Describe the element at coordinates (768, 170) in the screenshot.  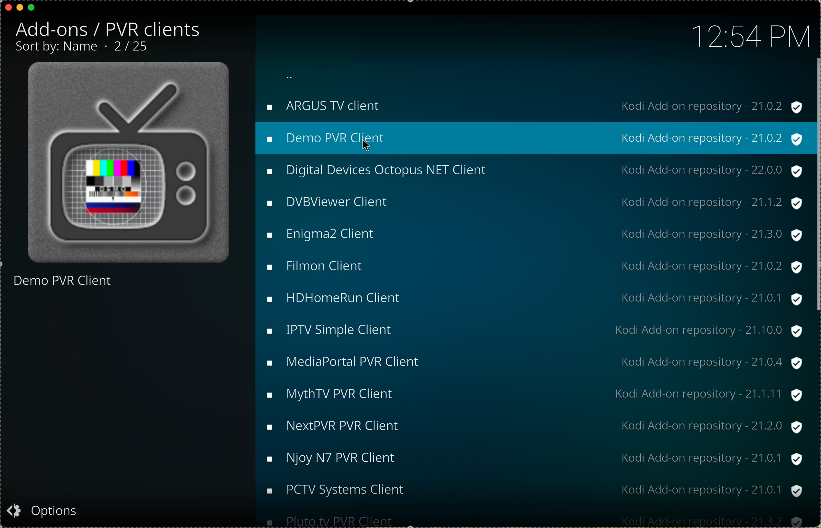
I see `22.0.0` at that location.